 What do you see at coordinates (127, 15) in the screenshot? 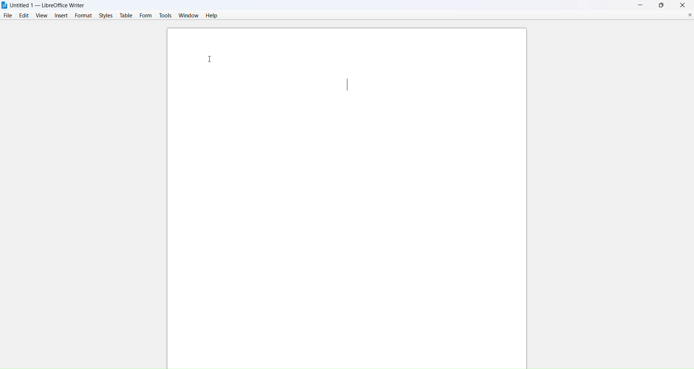
I see `table` at bounding box center [127, 15].